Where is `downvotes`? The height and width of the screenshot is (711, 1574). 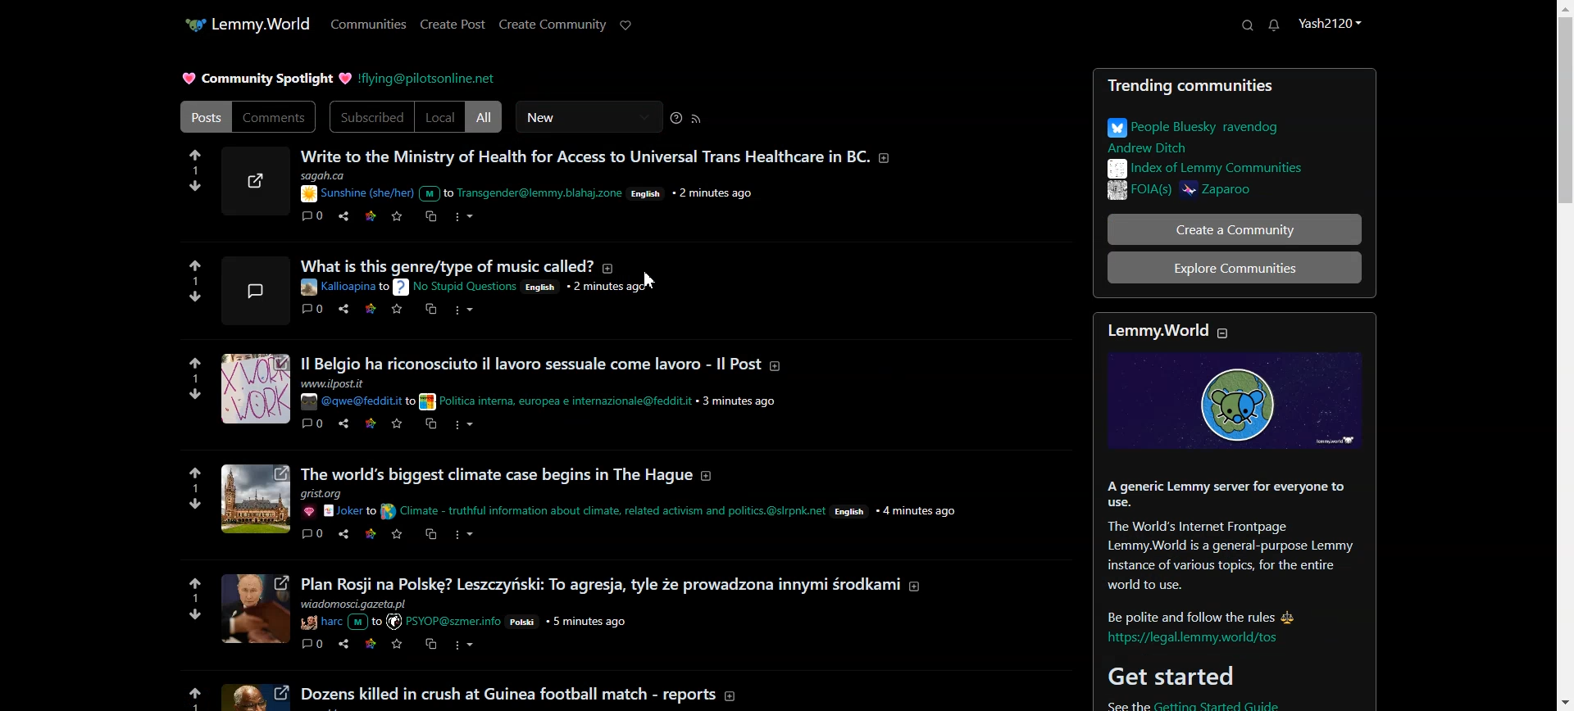 downvotes is located at coordinates (195, 505).